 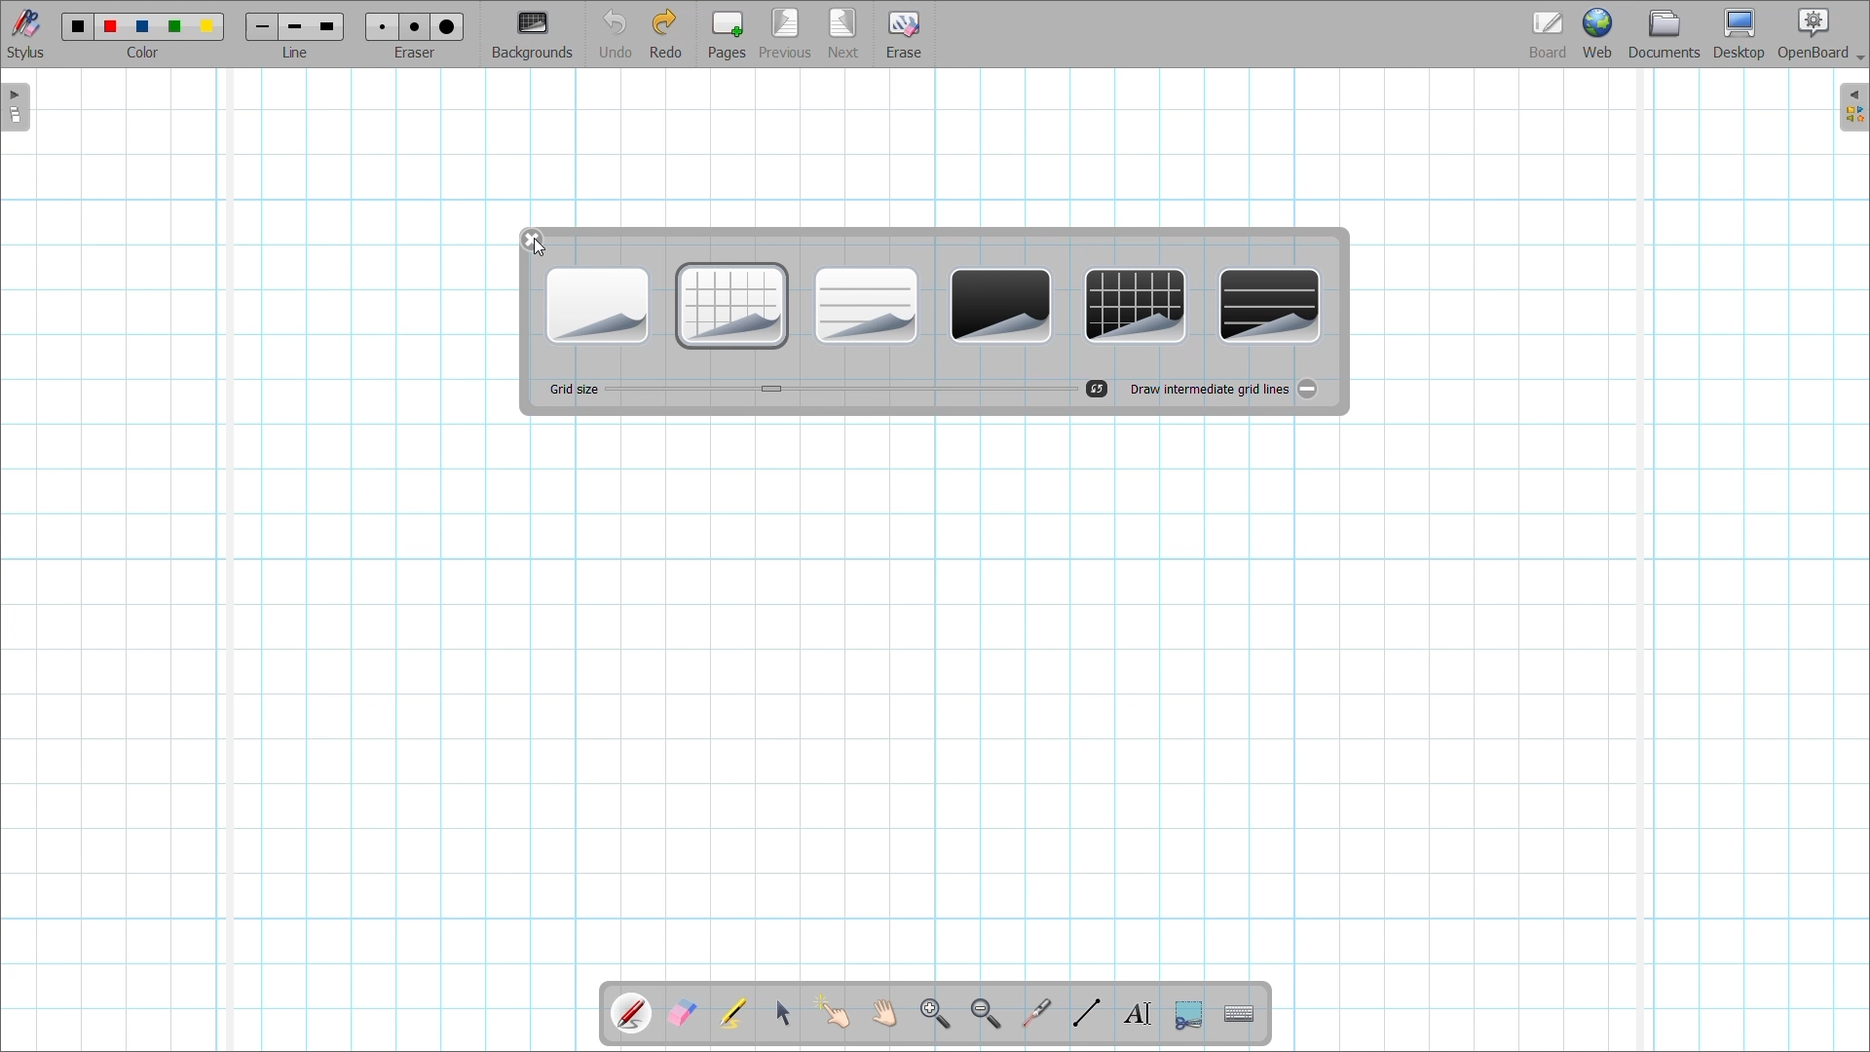 What do you see at coordinates (26, 34) in the screenshot?
I see `Show/Hide the stylus menu at the bottom` at bounding box center [26, 34].